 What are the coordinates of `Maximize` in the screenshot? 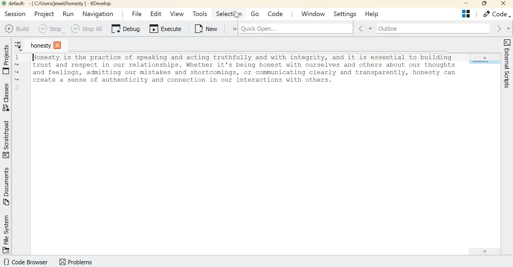 It's located at (484, 4).